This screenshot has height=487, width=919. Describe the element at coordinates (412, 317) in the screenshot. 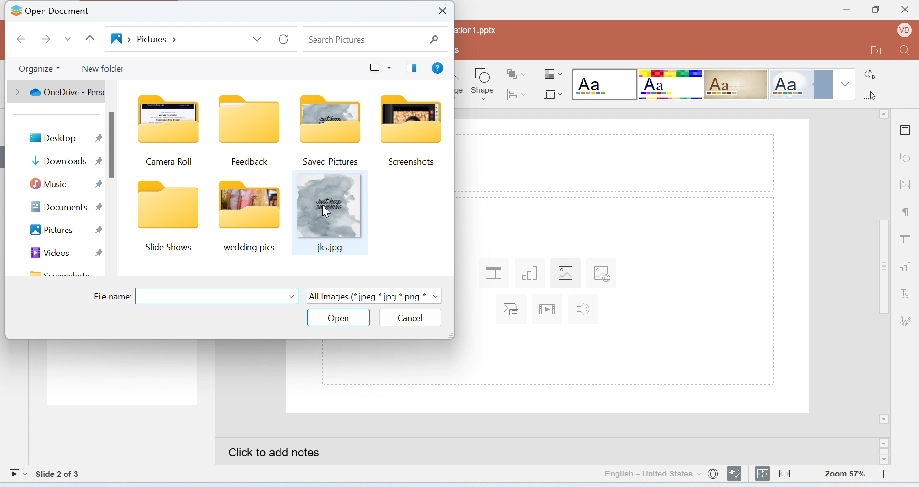

I see `cancel` at that location.